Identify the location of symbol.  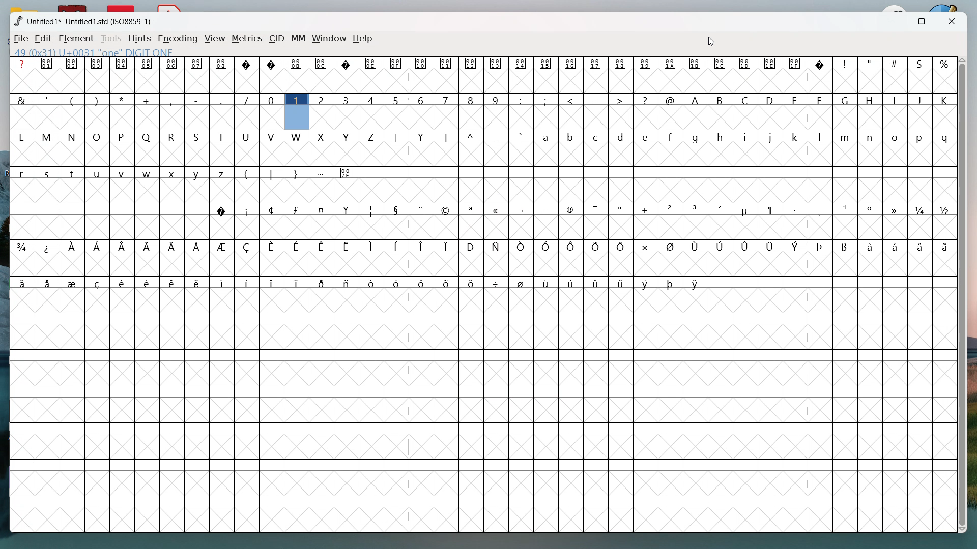
(147, 63).